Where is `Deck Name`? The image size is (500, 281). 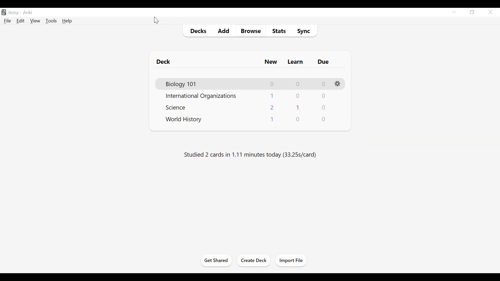 Deck Name is located at coordinates (182, 84).